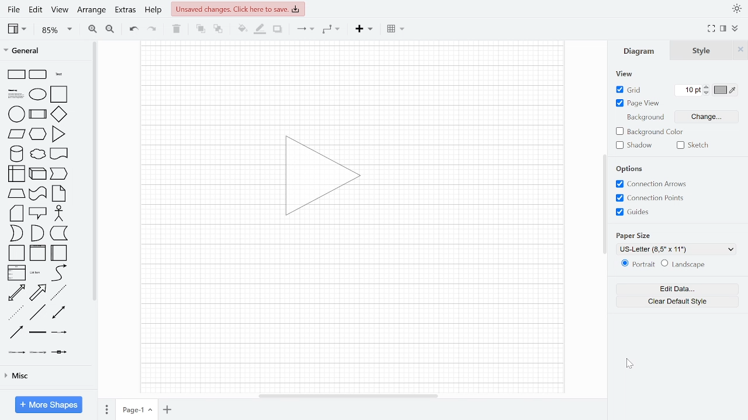  Describe the element at coordinates (740, 50) in the screenshot. I see `Close` at that location.